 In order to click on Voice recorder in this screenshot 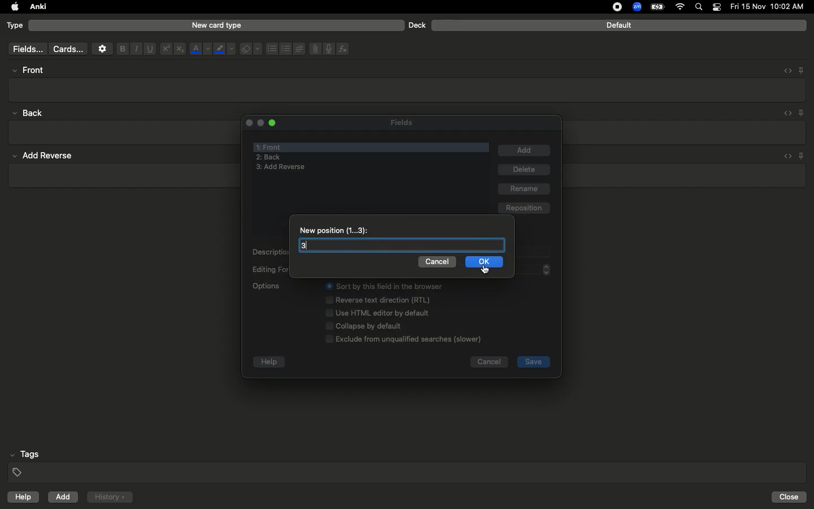, I will do `click(328, 48)`.